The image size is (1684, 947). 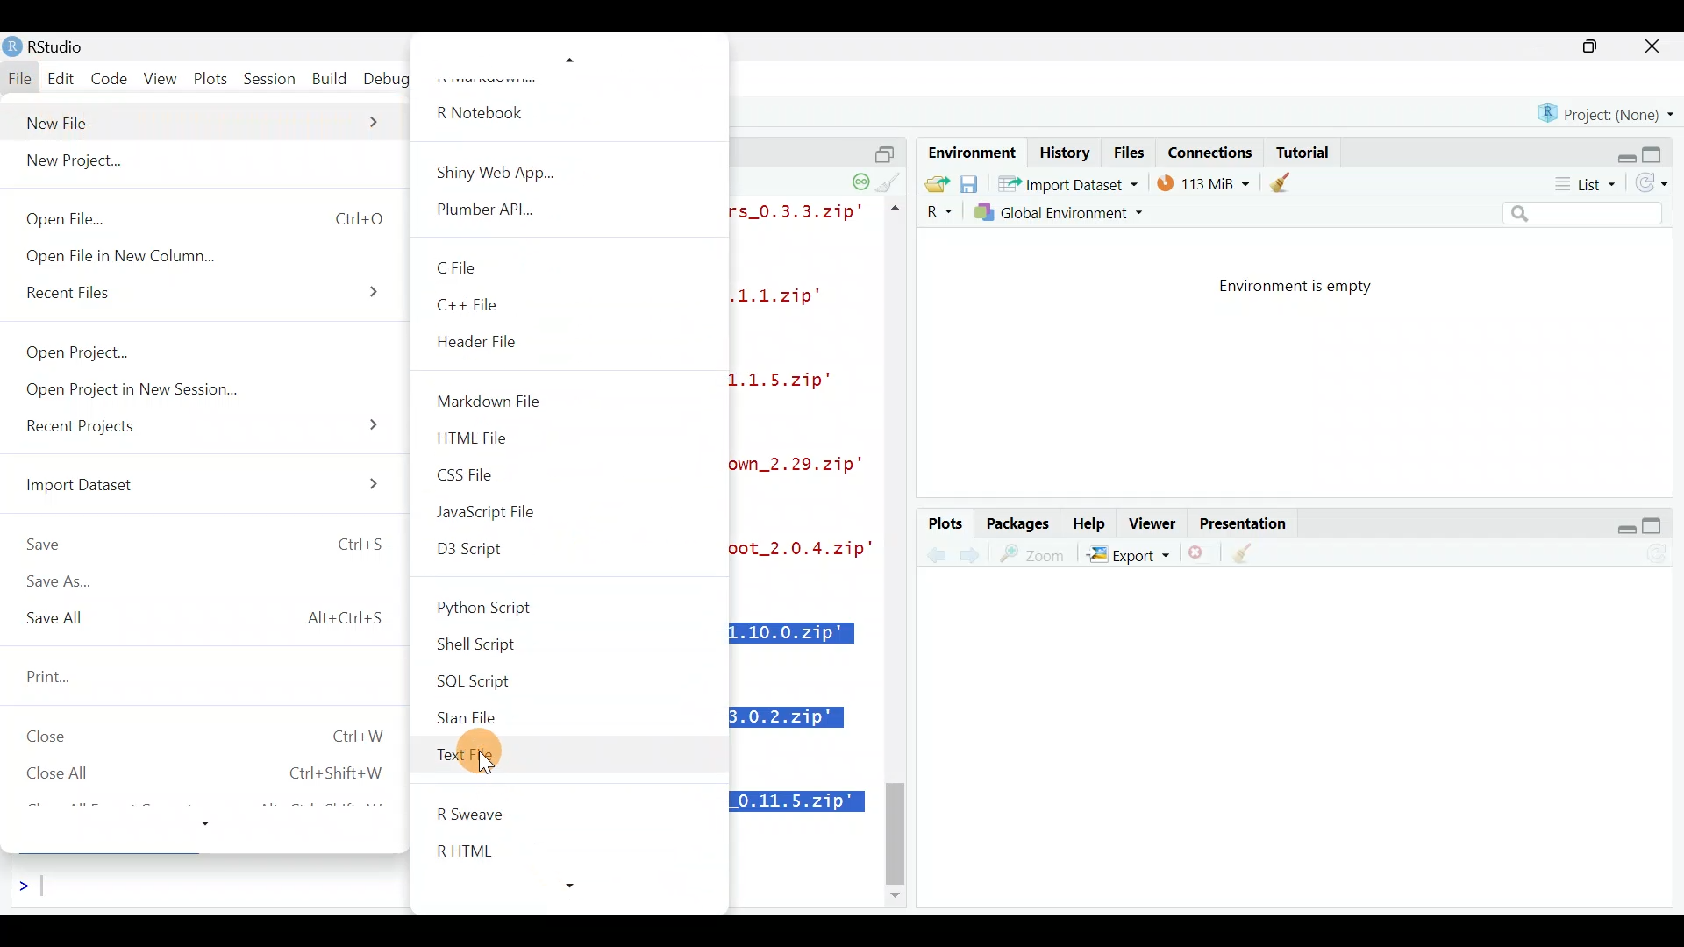 I want to click on Refresh list of objects in the environment, so click(x=1658, y=185).